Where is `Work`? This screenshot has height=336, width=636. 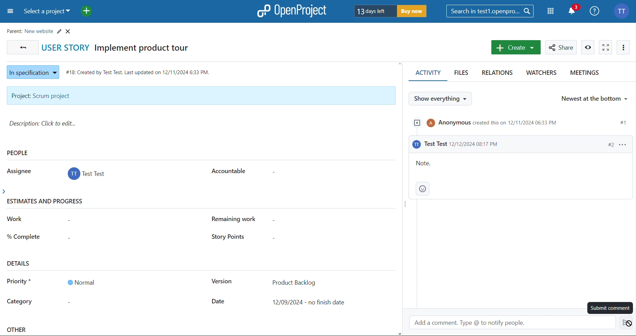 Work is located at coordinates (15, 219).